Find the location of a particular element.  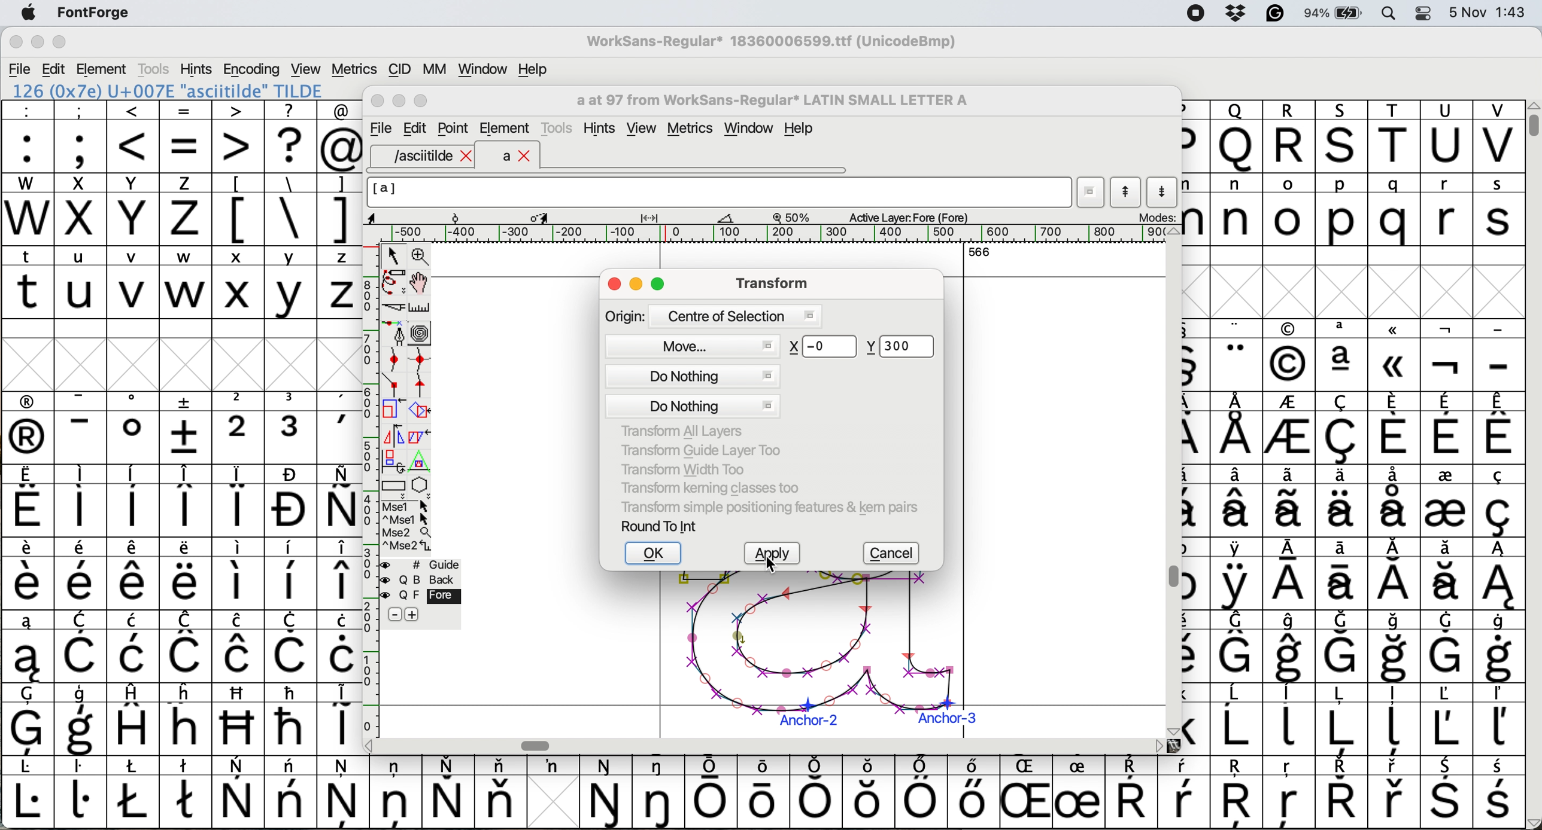

 is located at coordinates (870, 792).